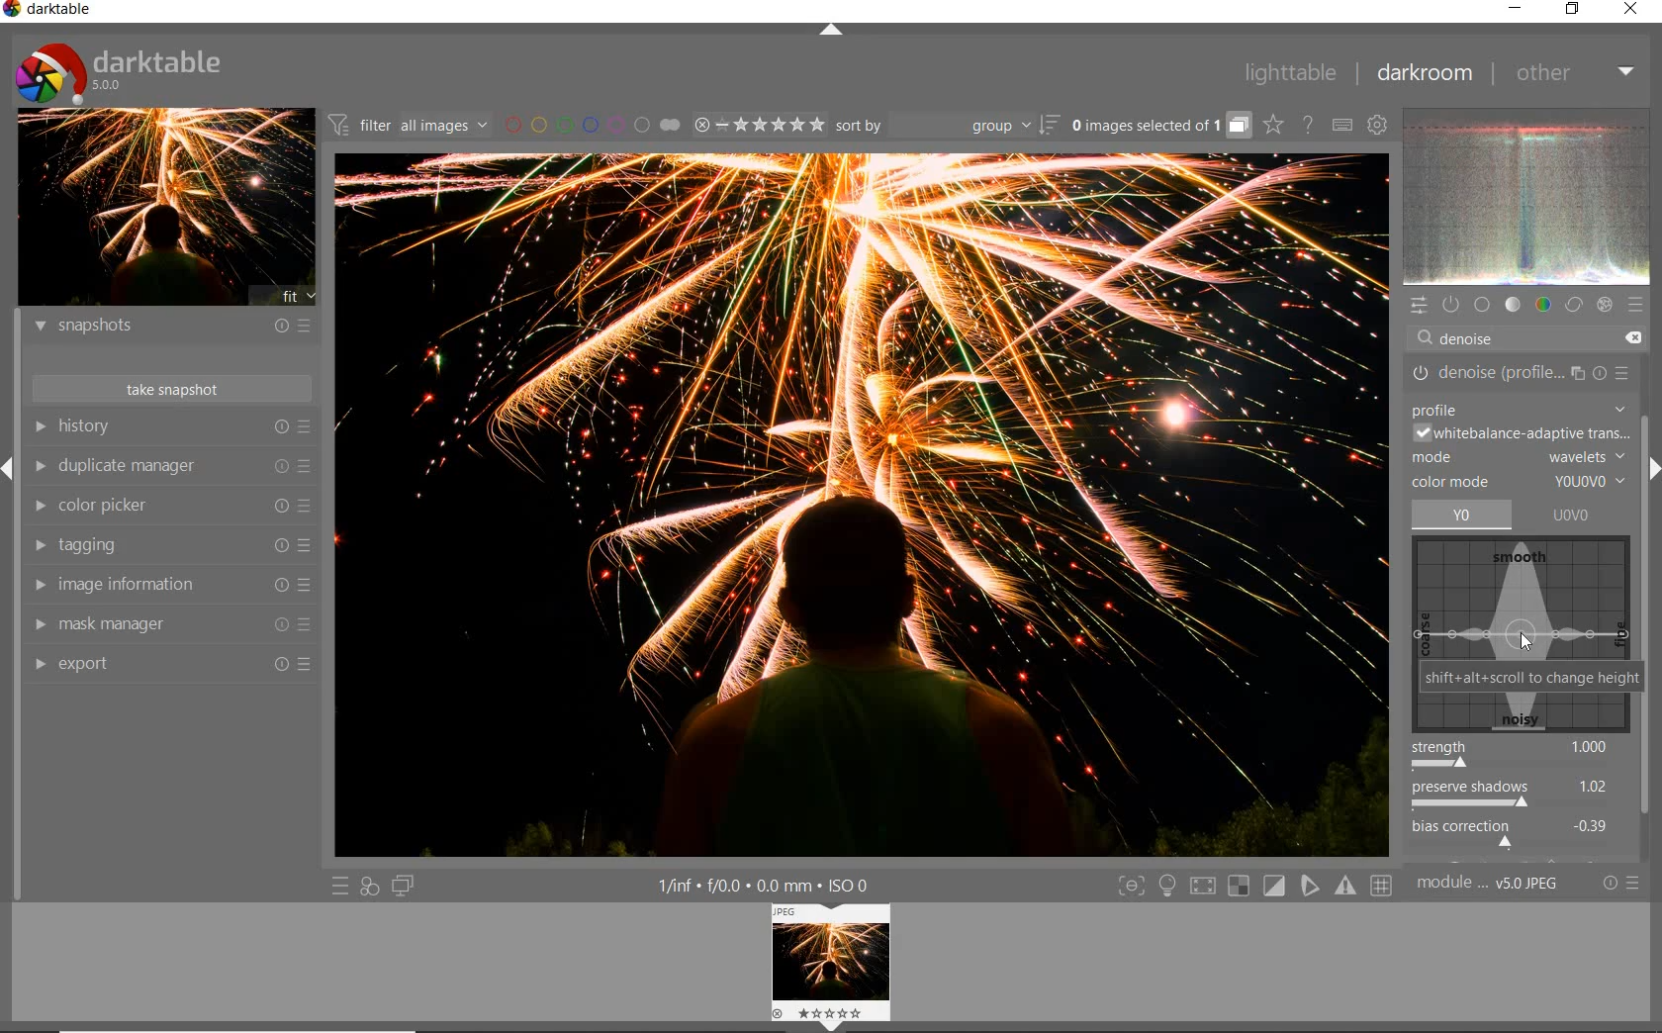  I want to click on preserve shadows, so click(1519, 798).